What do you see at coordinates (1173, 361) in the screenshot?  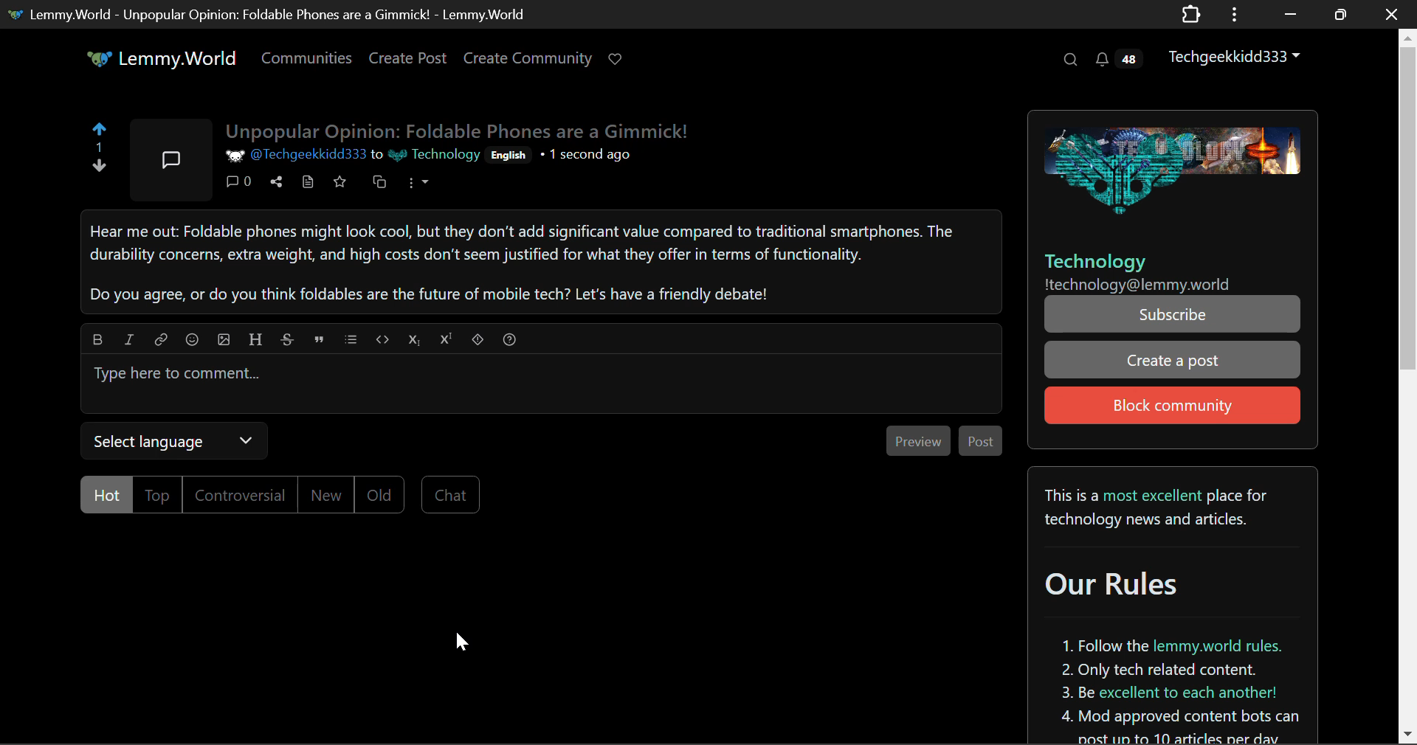 I see `Create a post Button` at bounding box center [1173, 361].